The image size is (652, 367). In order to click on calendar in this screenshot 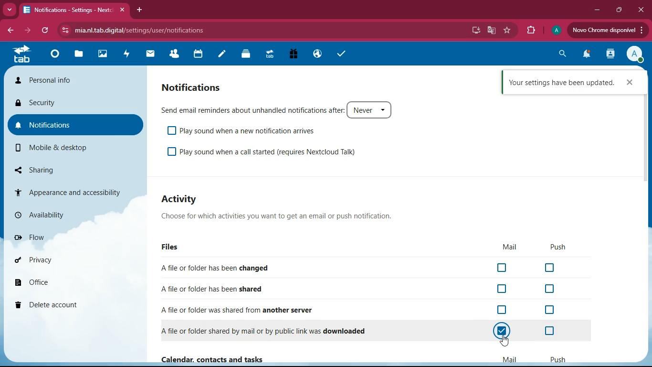, I will do `click(196, 54)`.